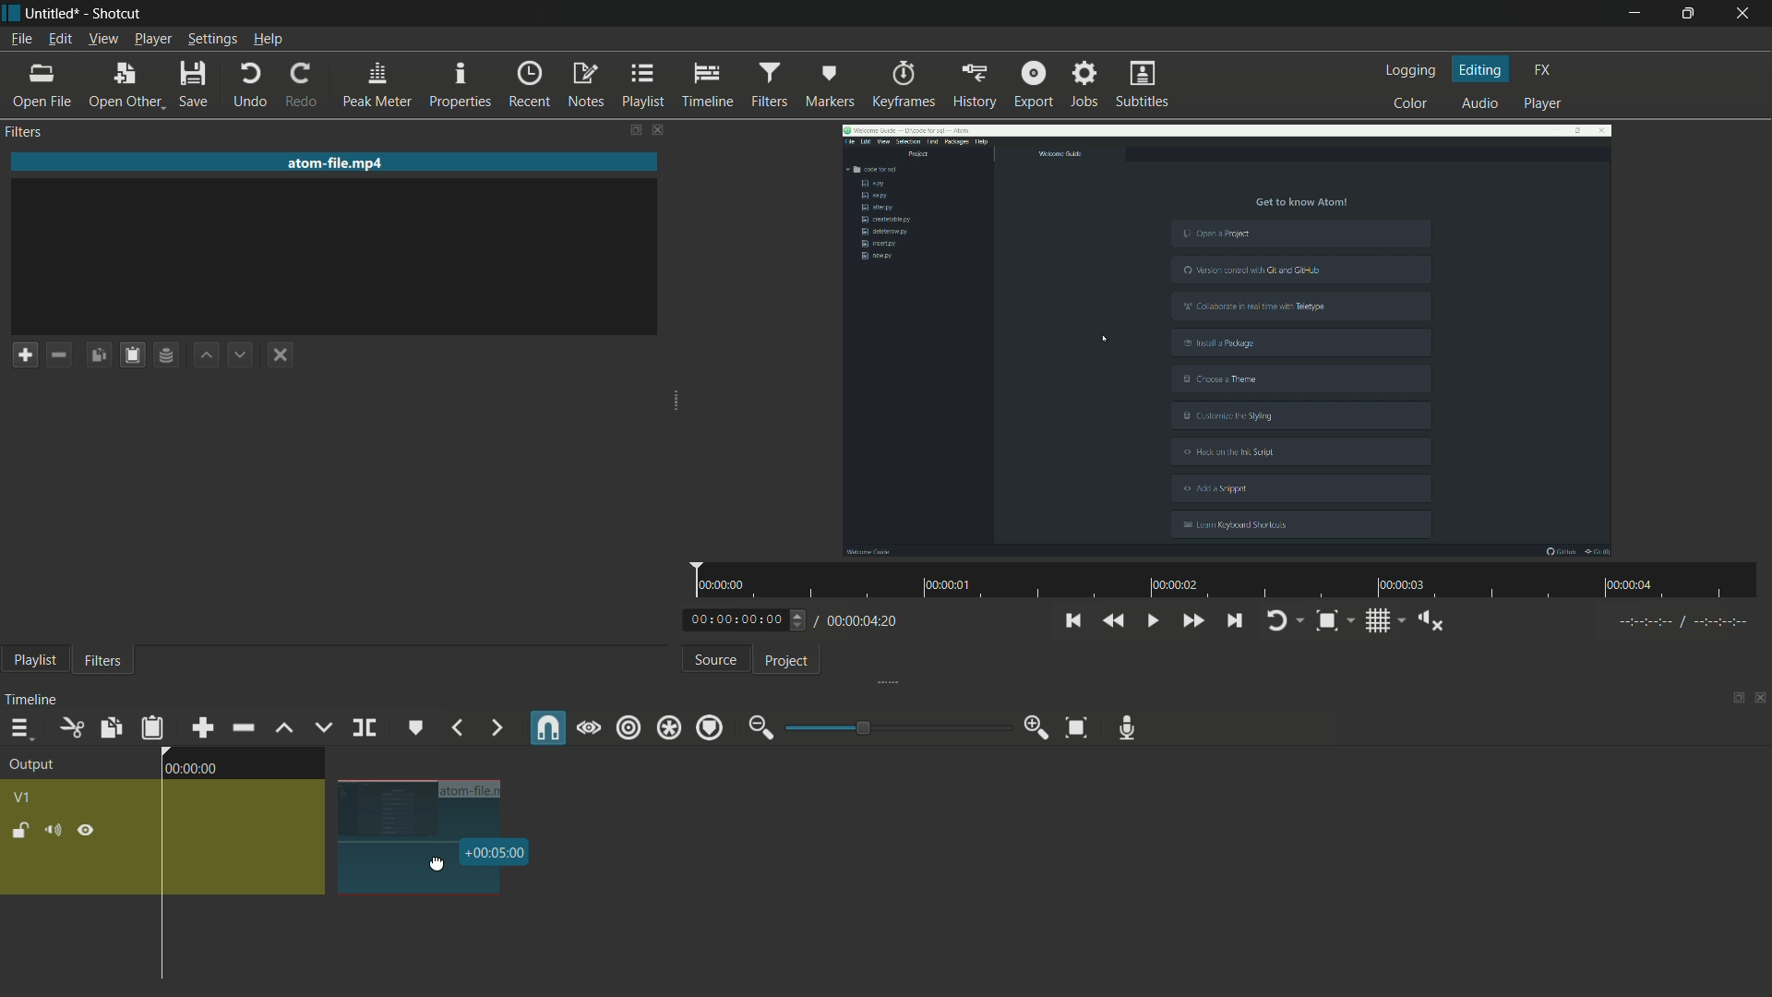 The width and height of the screenshot is (1772, 997). What do you see at coordinates (1630, 14) in the screenshot?
I see `minimize` at bounding box center [1630, 14].